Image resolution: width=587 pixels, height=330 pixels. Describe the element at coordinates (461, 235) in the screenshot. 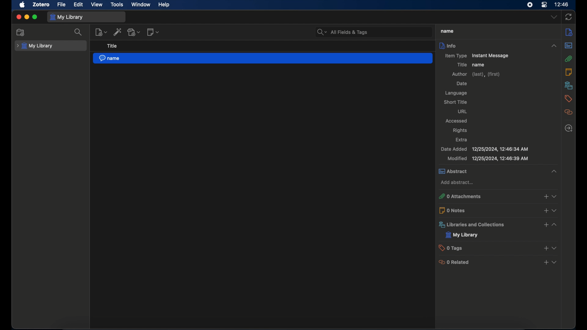

I see `my library` at that location.